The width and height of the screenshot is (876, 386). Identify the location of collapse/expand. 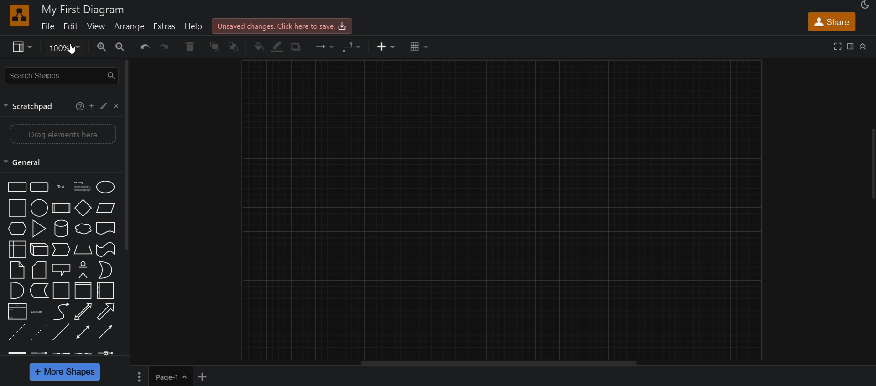
(865, 47).